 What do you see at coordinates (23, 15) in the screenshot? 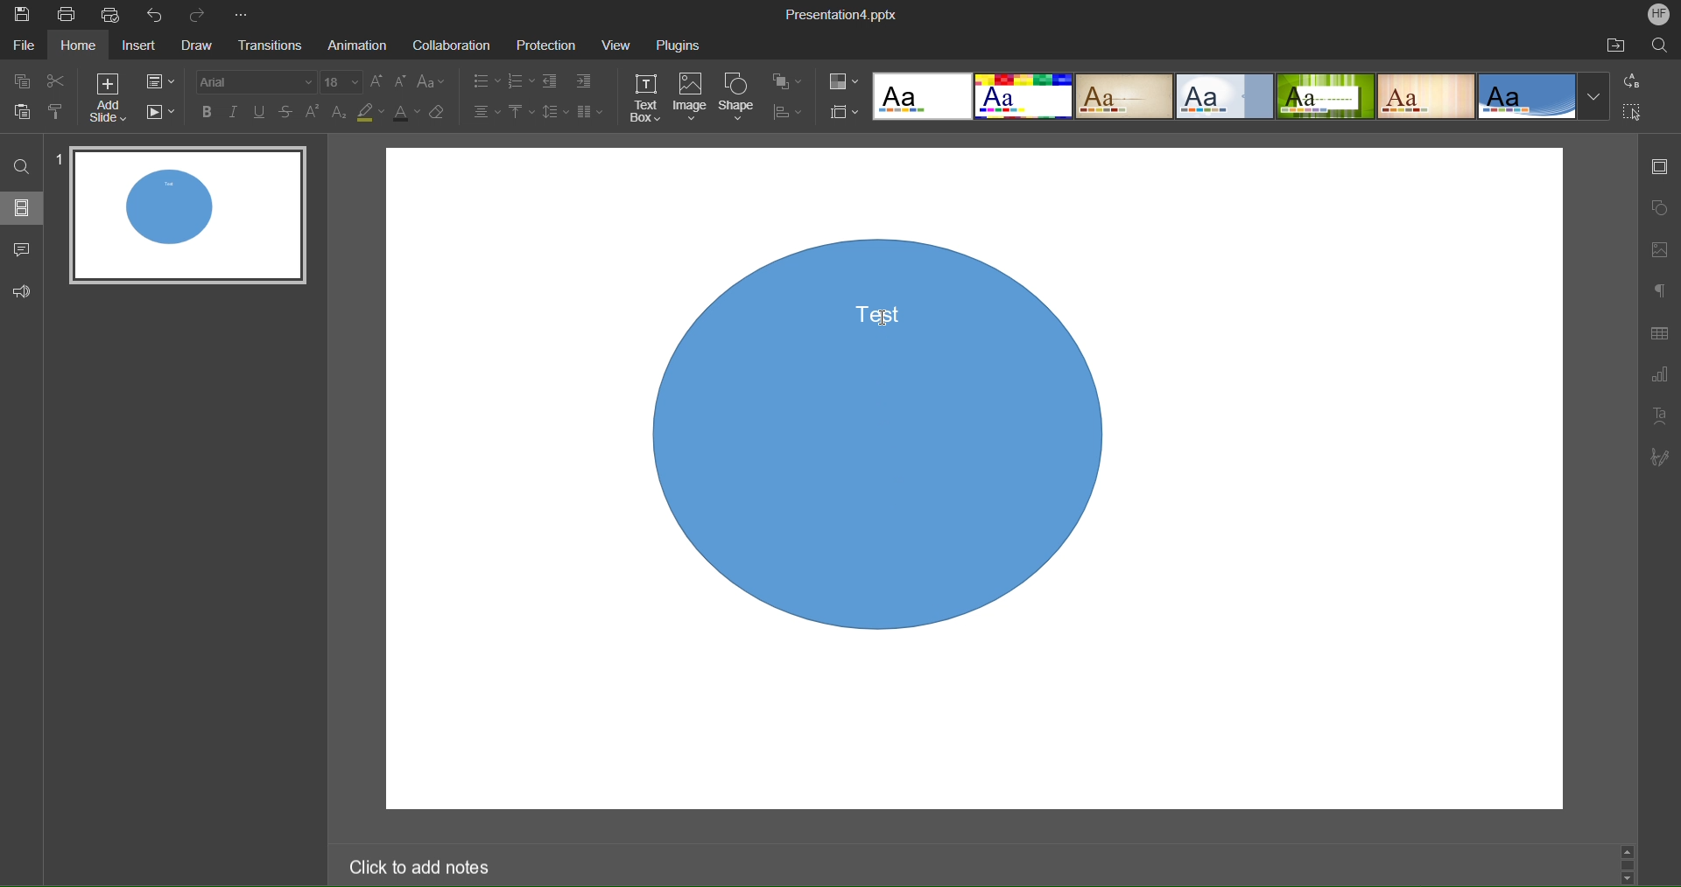
I see `Save` at bounding box center [23, 15].